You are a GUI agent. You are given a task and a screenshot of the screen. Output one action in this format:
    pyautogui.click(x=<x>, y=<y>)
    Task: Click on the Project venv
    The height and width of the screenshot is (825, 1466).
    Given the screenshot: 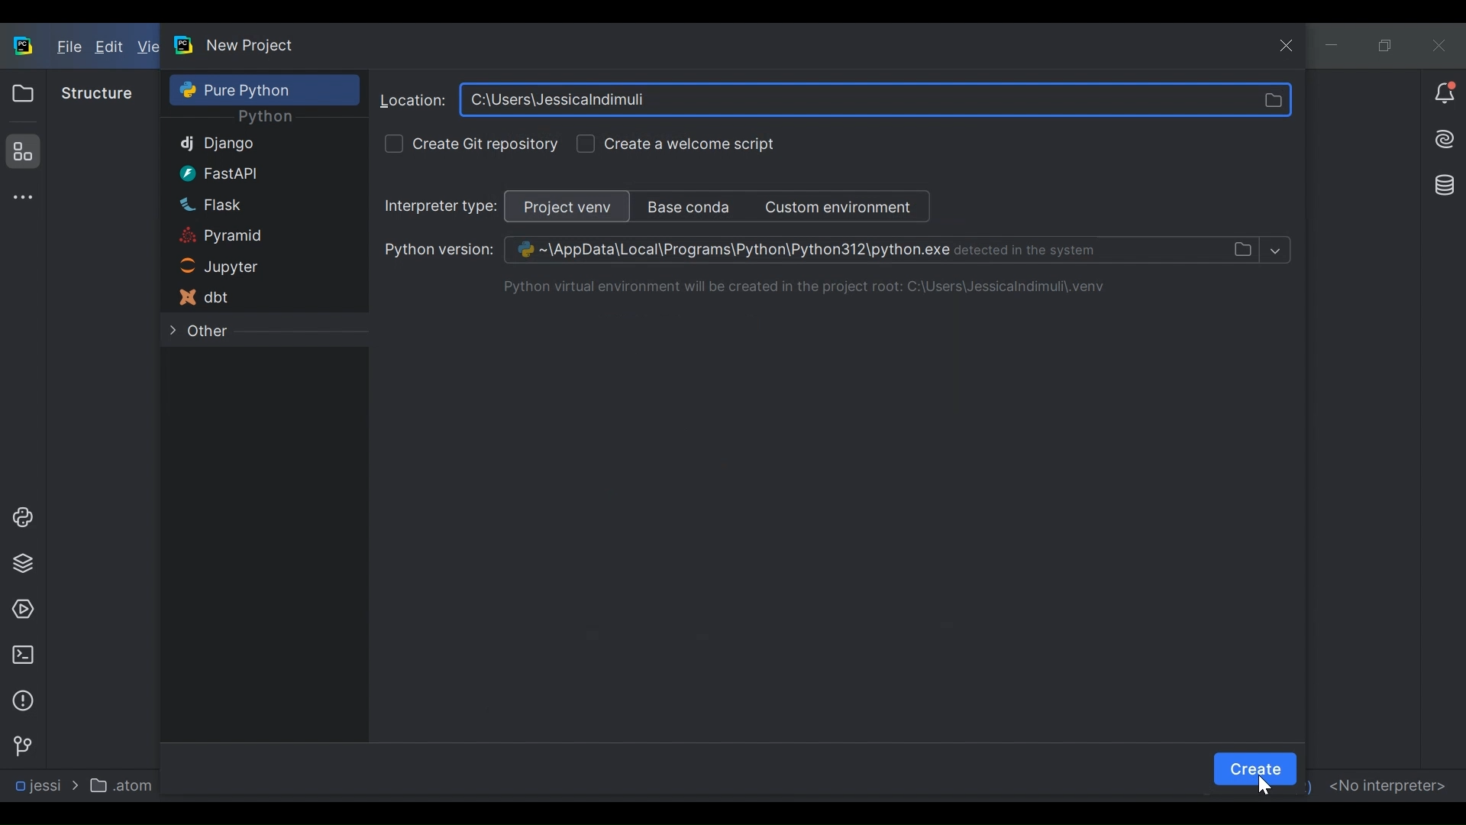 What is the action you would take?
    pyautogui.click(x=567, y=206)
    